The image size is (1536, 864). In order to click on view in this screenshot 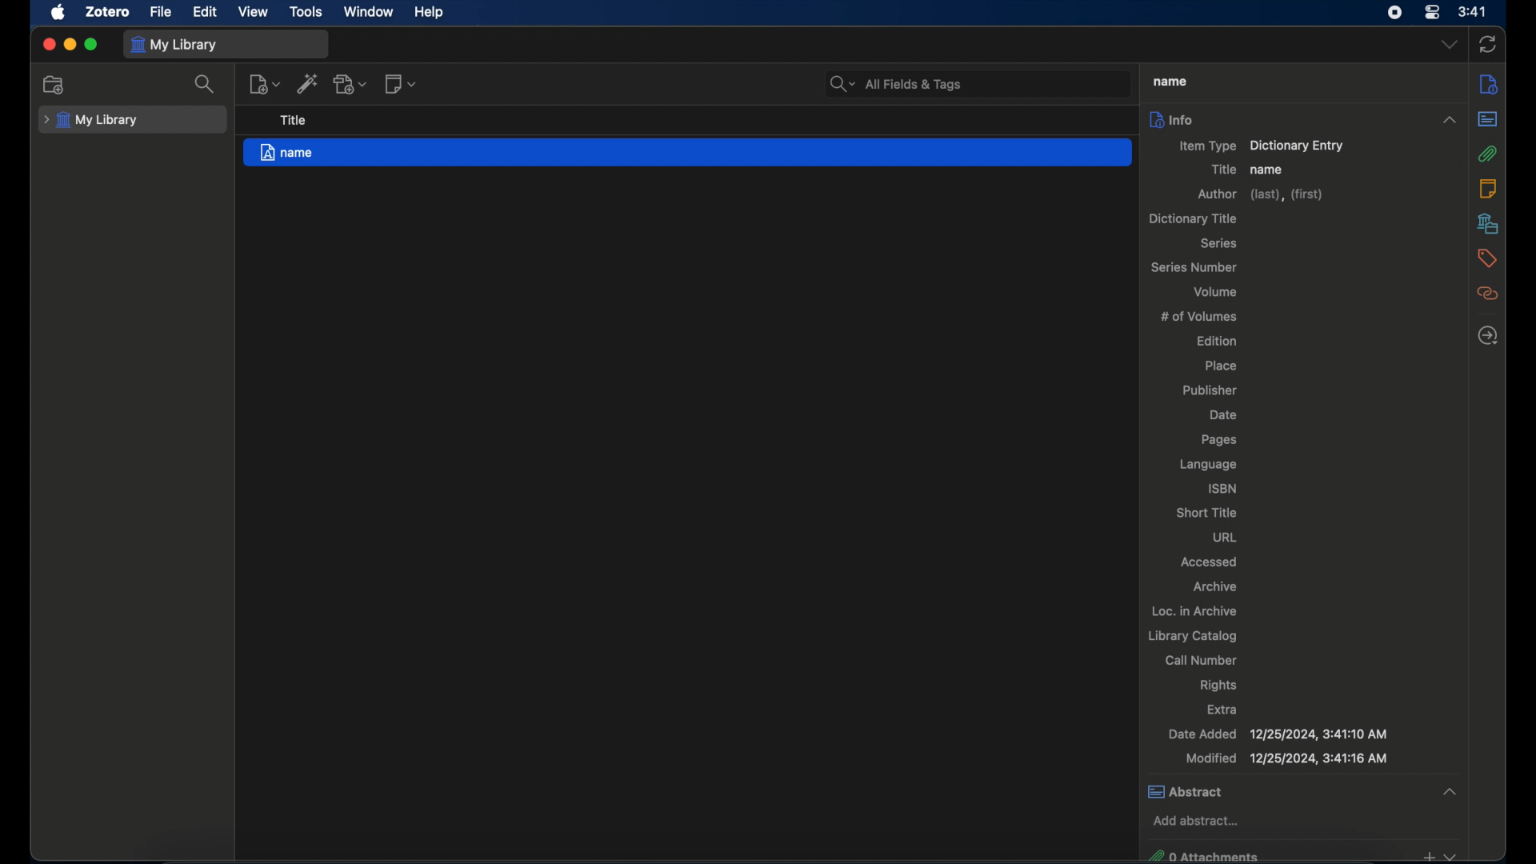, I will do `click(253, 12)`.